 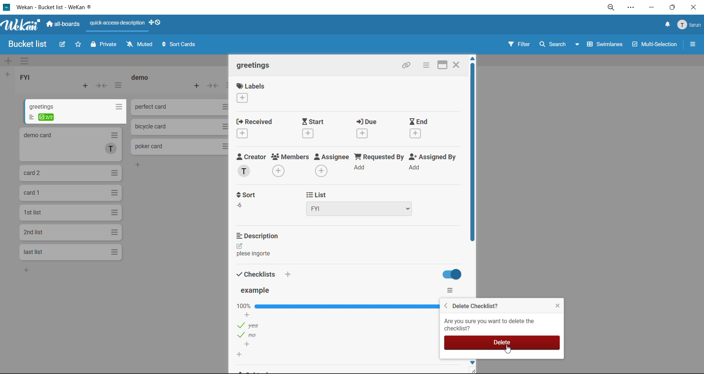 I want to click on maximize, so click(x=444, y=66).